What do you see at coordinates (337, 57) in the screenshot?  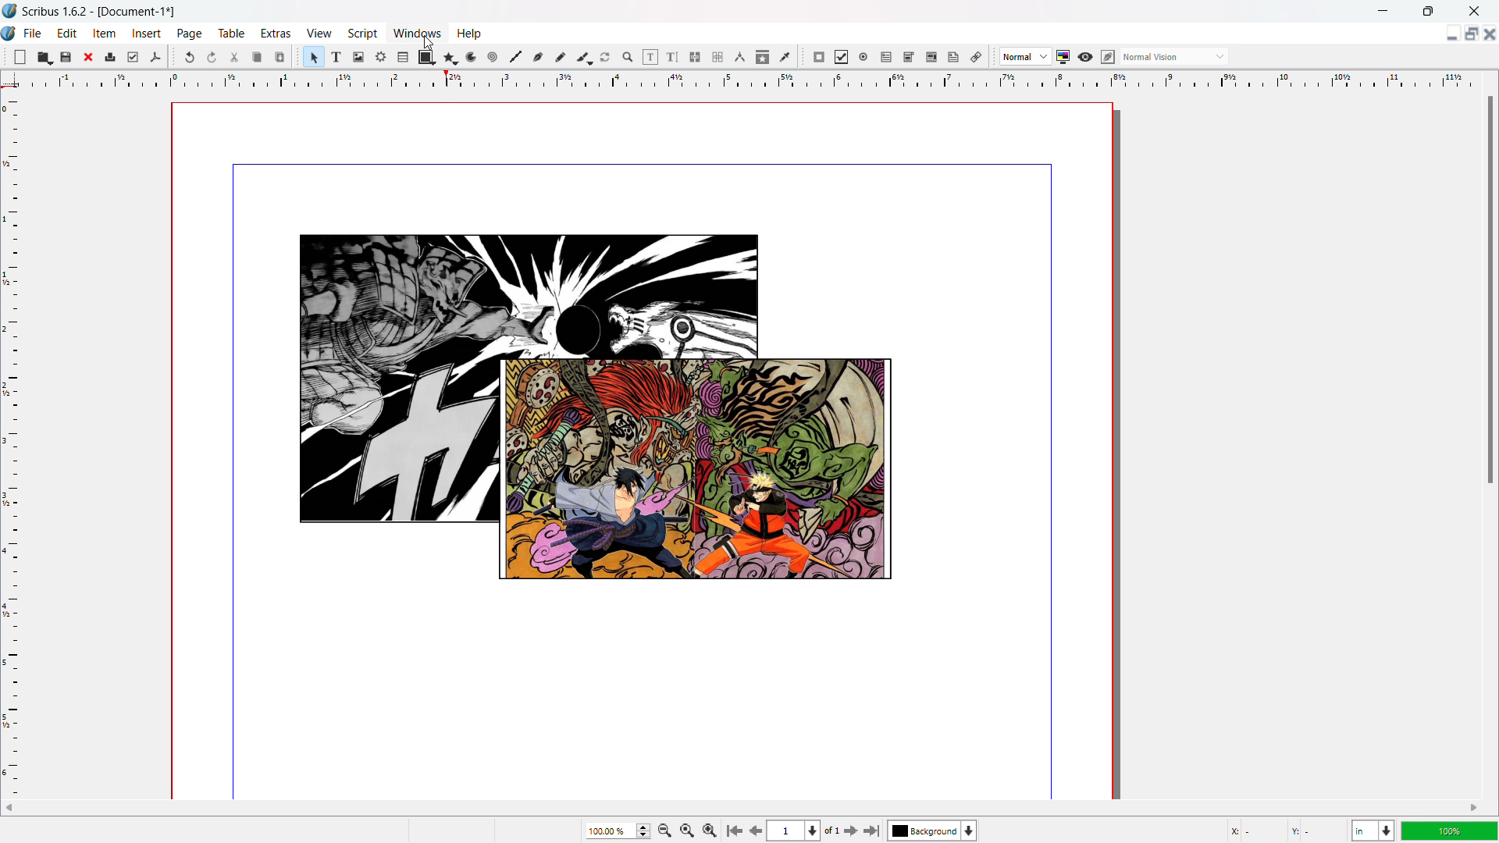 I see `text frame` at bounding box center [337, 57].